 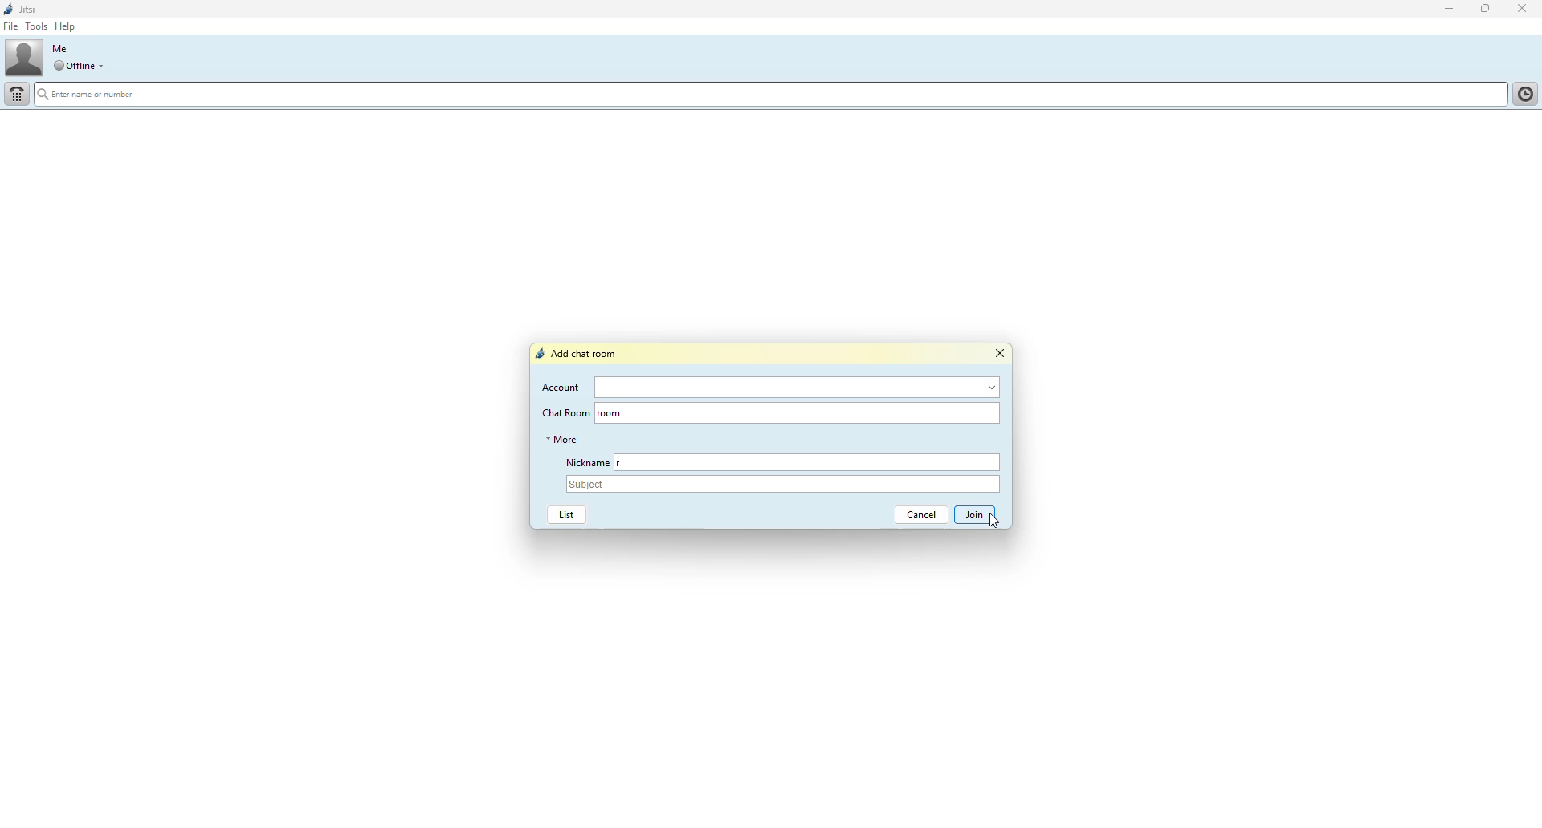 What do you see at coordinates (625, 463) in the screenshot?
I see `r` at bounding box center [625, 463].